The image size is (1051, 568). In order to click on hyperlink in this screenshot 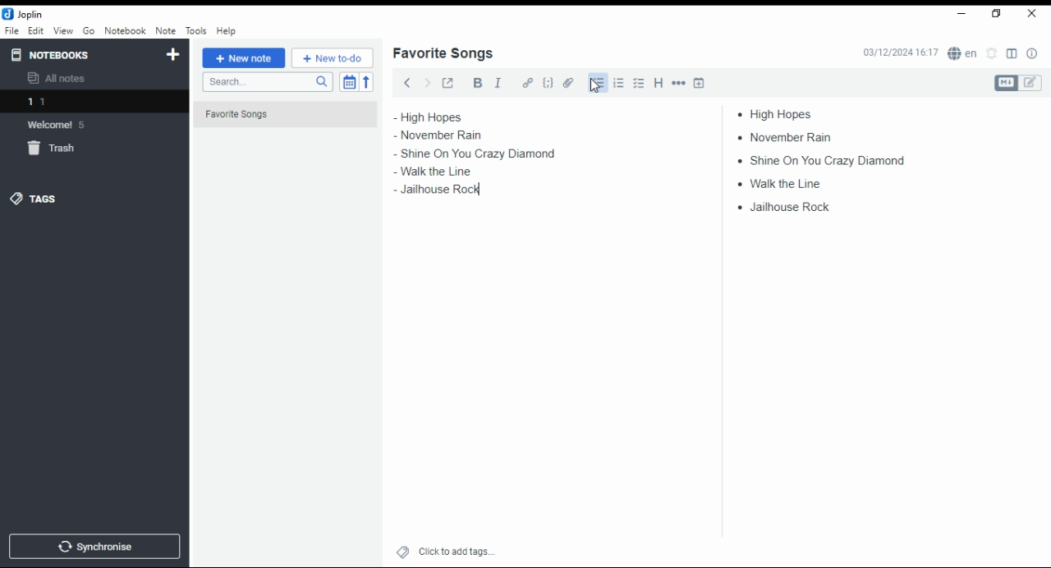, I will do `click(528, 82)`.